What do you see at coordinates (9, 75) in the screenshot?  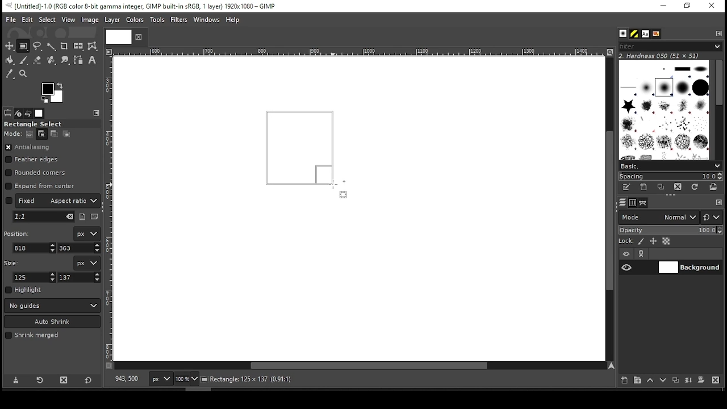 I see `color picker tool` at bounding box center [9, 75].